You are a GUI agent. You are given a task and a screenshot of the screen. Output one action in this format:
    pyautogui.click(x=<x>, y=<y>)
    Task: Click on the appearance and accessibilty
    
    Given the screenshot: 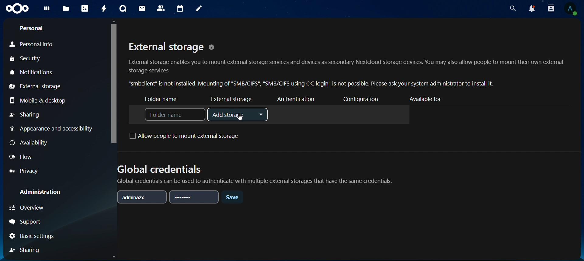 What is the action you would take?
    pyautogui.click(x=53, y=129)
    